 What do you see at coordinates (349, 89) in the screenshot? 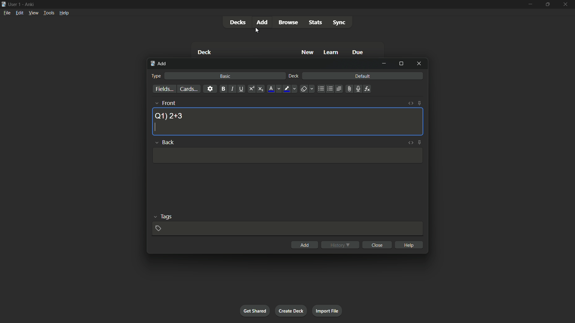
I see `attach file` at bounding box center [349, 89].